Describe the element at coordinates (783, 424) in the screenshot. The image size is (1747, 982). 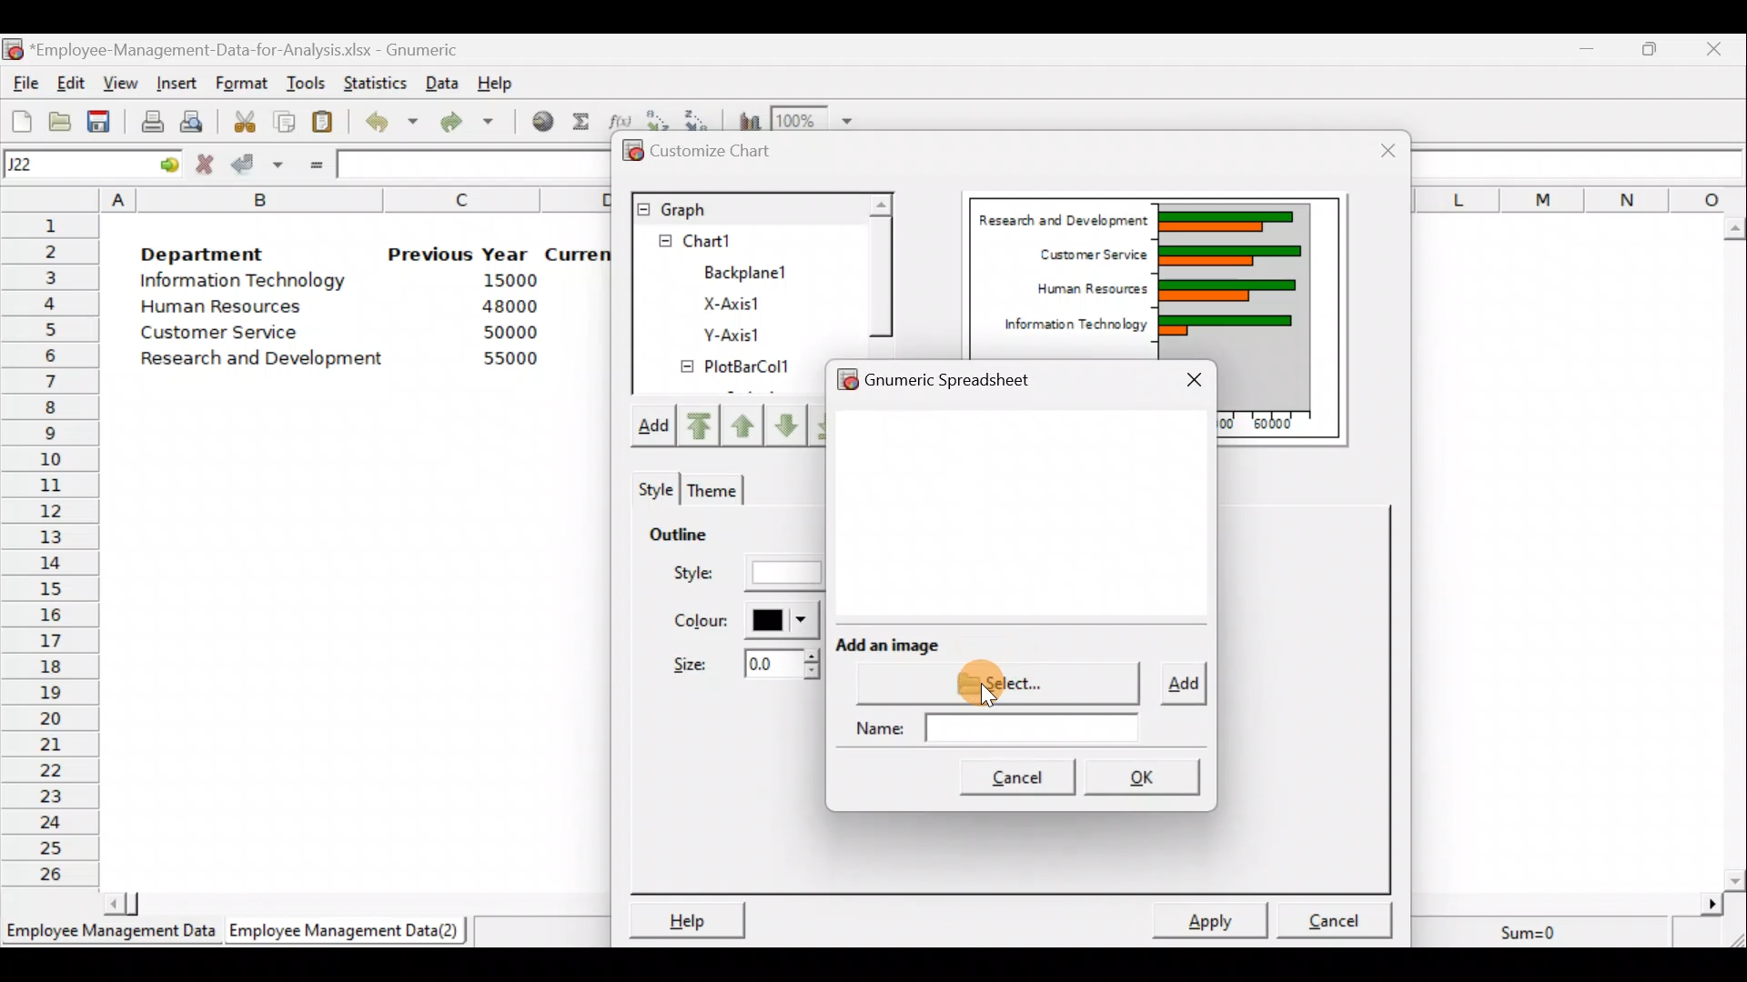
I see `Move up` at that location.